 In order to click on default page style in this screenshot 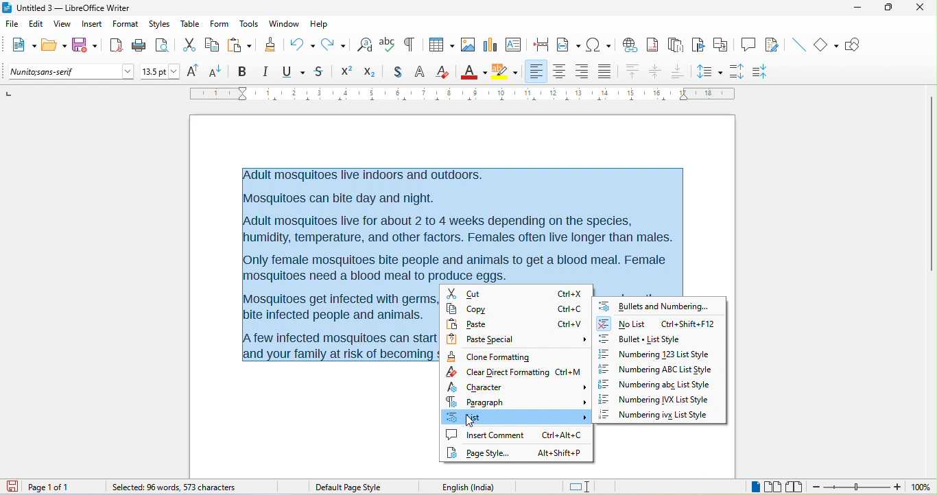, I will do `click(349, 487)`.